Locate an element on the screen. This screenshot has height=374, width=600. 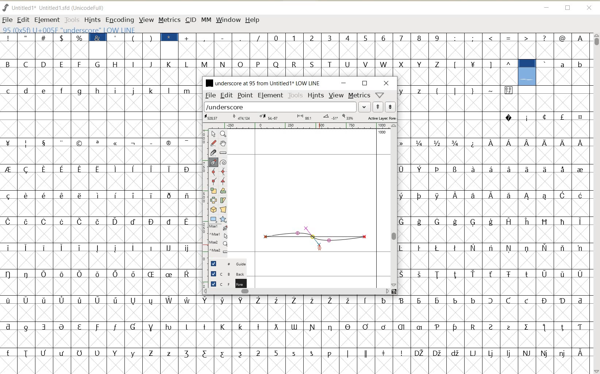
add a curve point always either horizontal or vertical is located at coordinates (223, 171).